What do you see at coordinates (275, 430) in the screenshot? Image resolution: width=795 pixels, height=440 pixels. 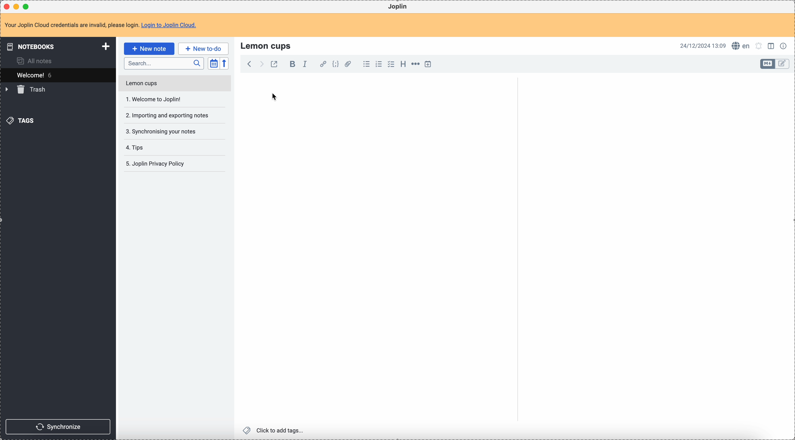 I see `click to add tags` at bounding box center [275, 430].